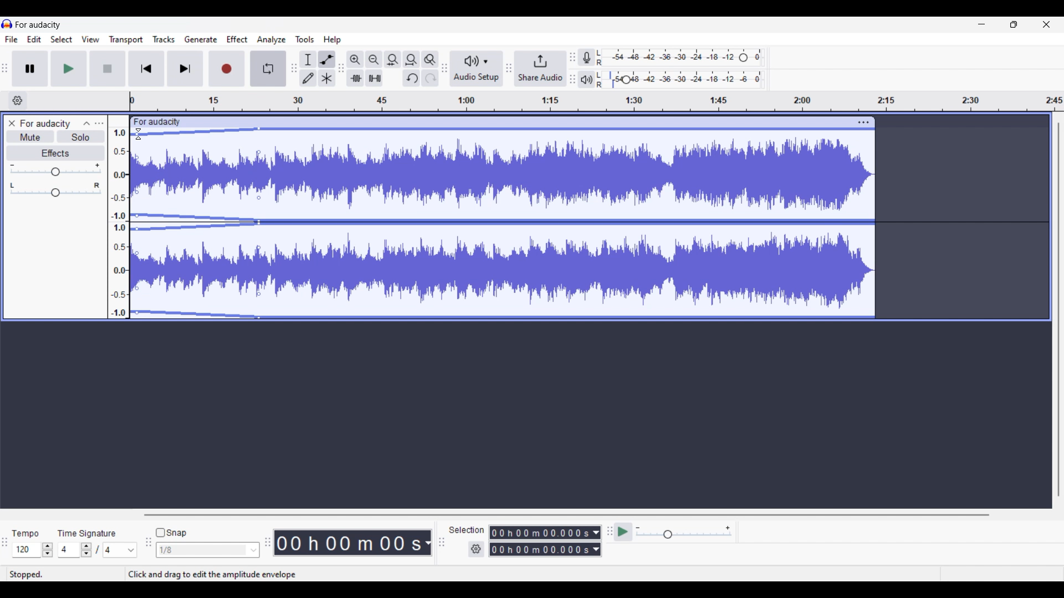 The height and width of the screenshot is (598, 1064). I want to click on Duration measurement options, so click(427, 543).